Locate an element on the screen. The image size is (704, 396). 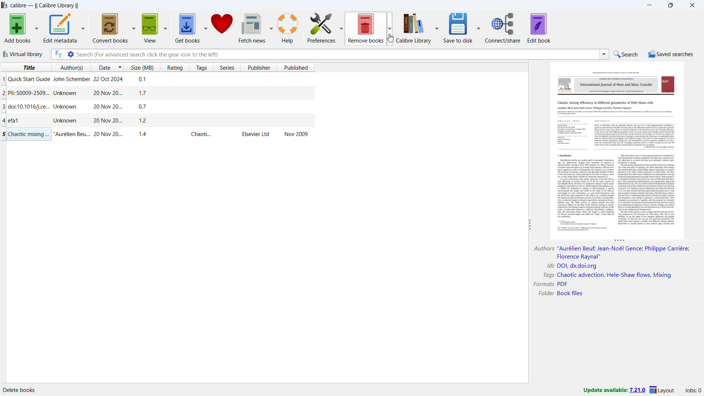
calibre library is located at coordinates (413, 27).